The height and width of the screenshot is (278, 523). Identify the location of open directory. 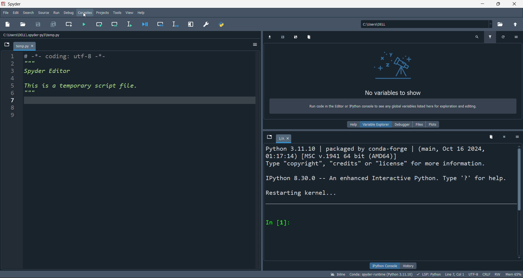
(499, 23).